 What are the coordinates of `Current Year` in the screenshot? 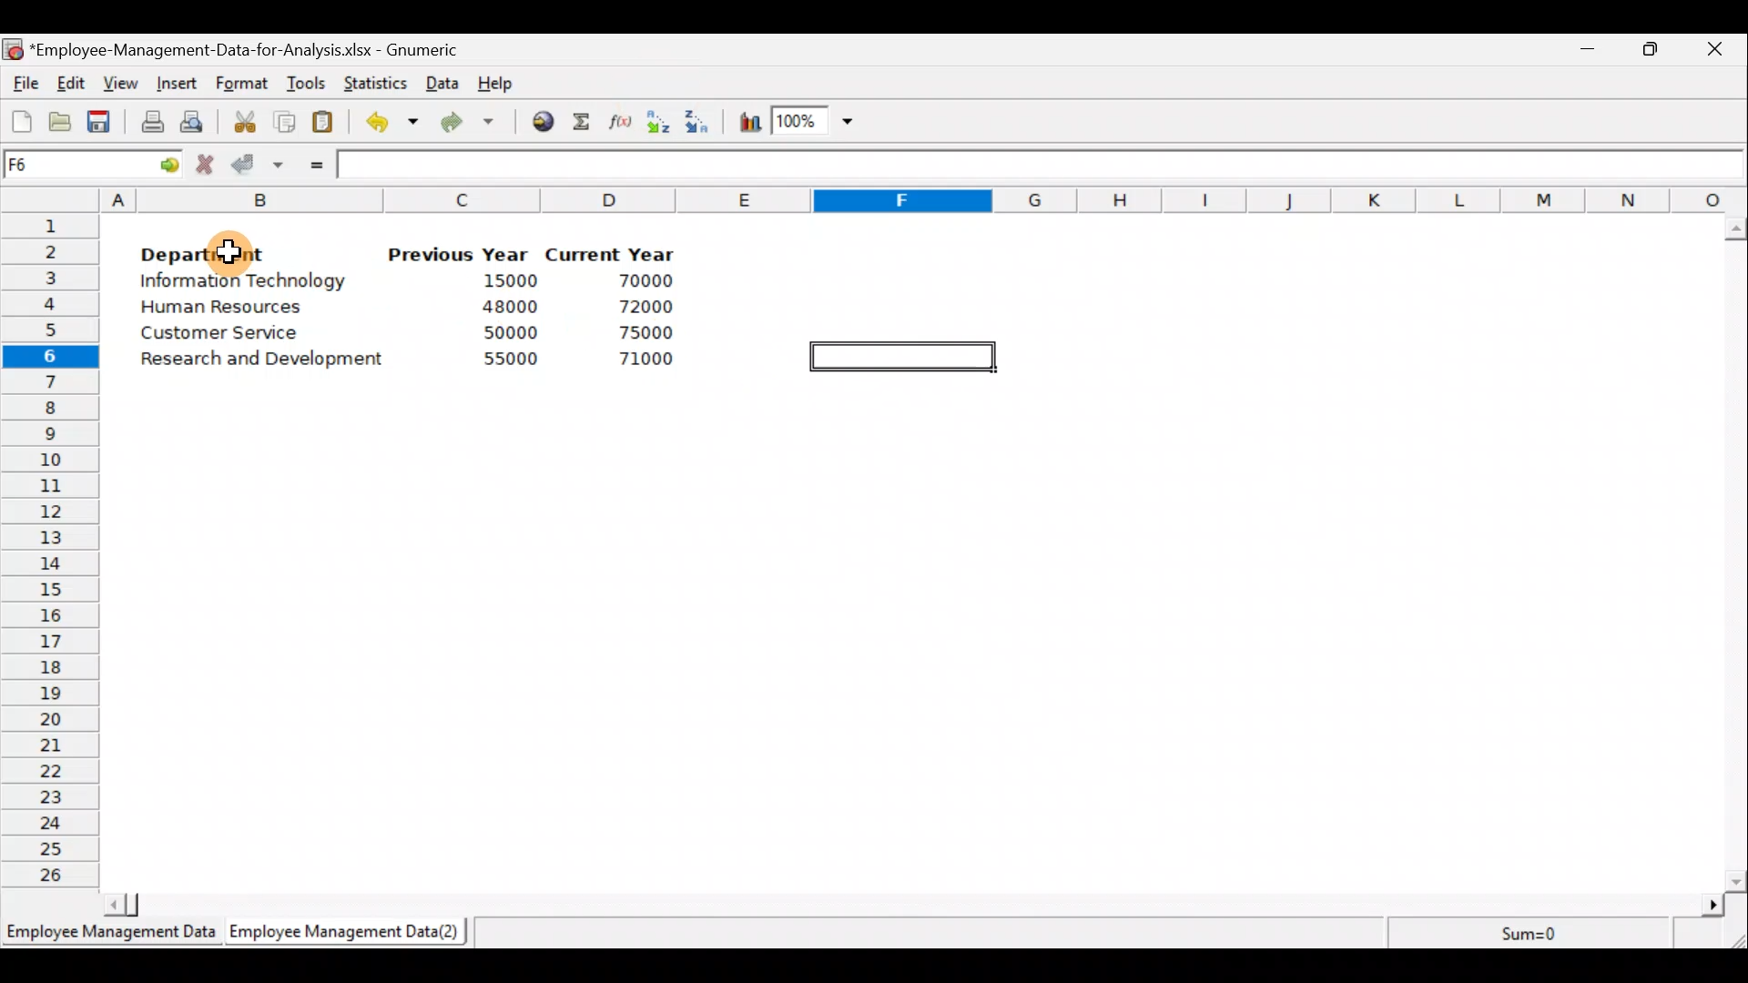 It's located at (617, 252).